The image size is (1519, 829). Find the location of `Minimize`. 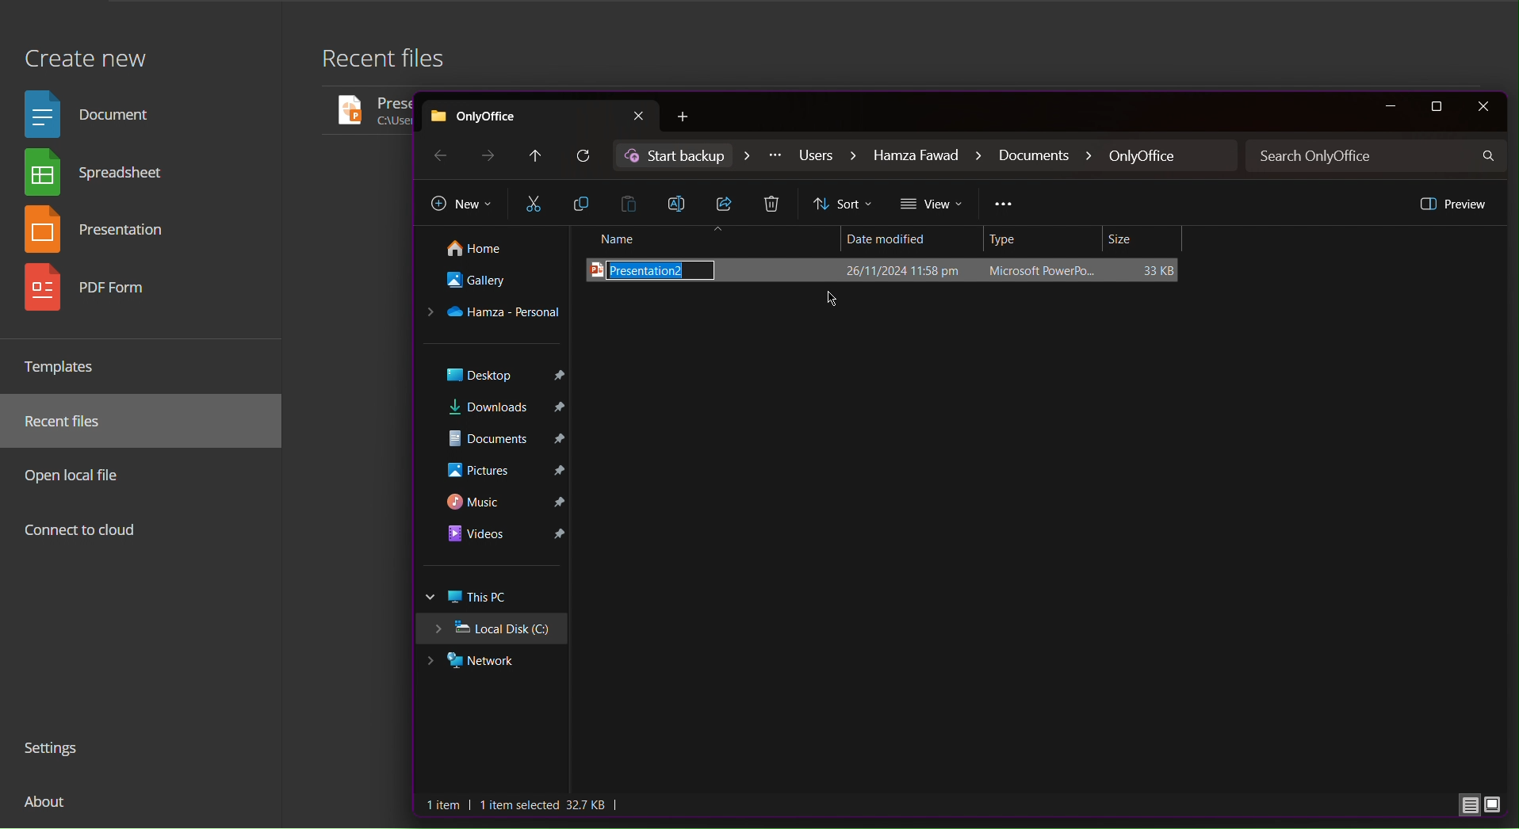

Minimize is located at coordinates (1389, 107).